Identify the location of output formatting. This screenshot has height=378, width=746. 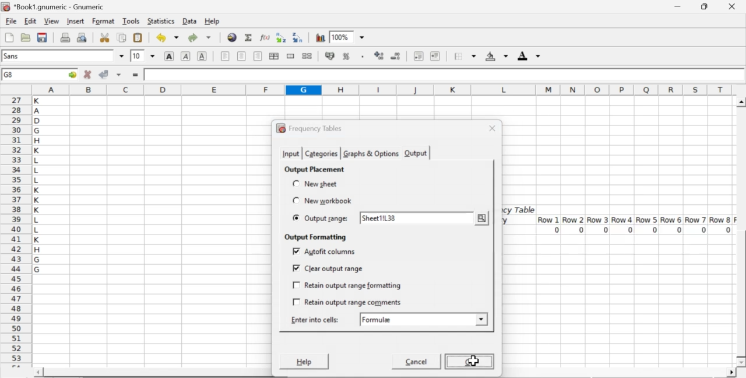
(313, 237).